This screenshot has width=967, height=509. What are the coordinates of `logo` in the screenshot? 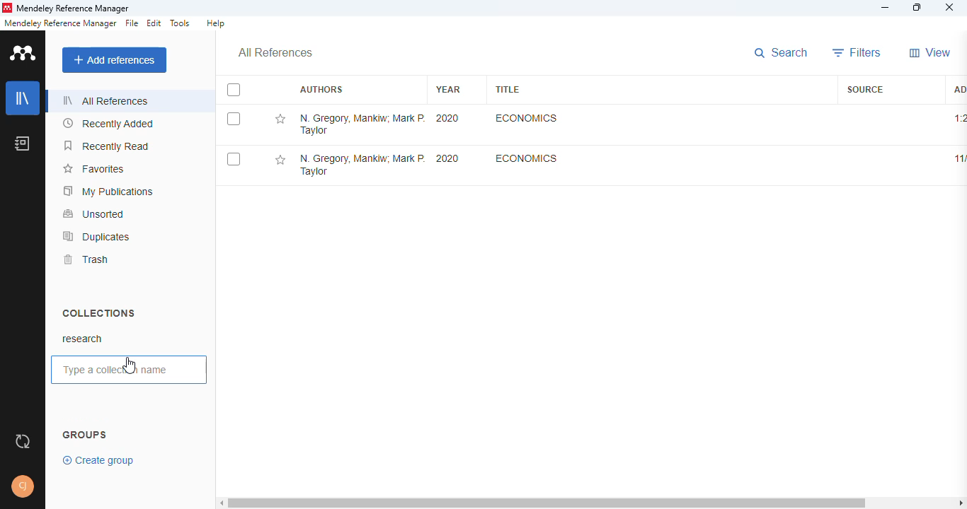 It's located at (24, 52).